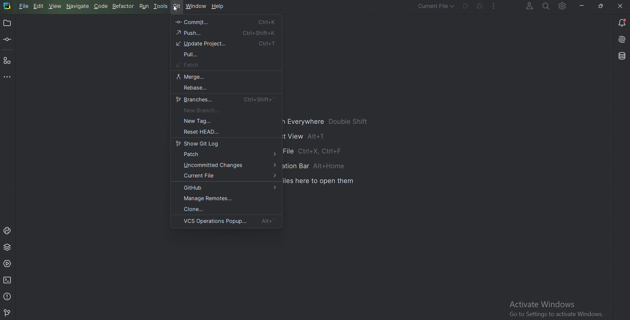 Image resolution: width=630 pixels, height=320 pixels. Describe the element at coordinates (196, 7) in the screenshot. I see `Window` at that location.